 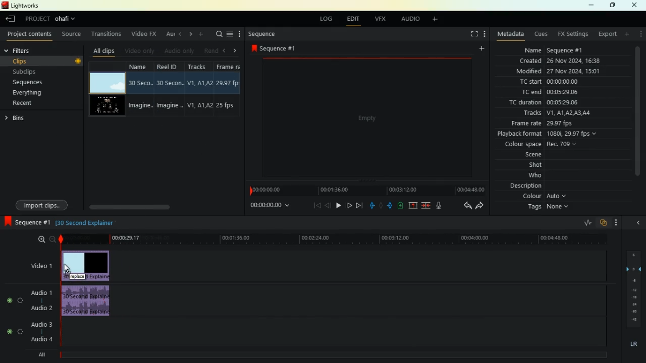 What do you see at coordinates (540, 35) in the screenshot?
I see `cues` at bounding box center [540, 35].